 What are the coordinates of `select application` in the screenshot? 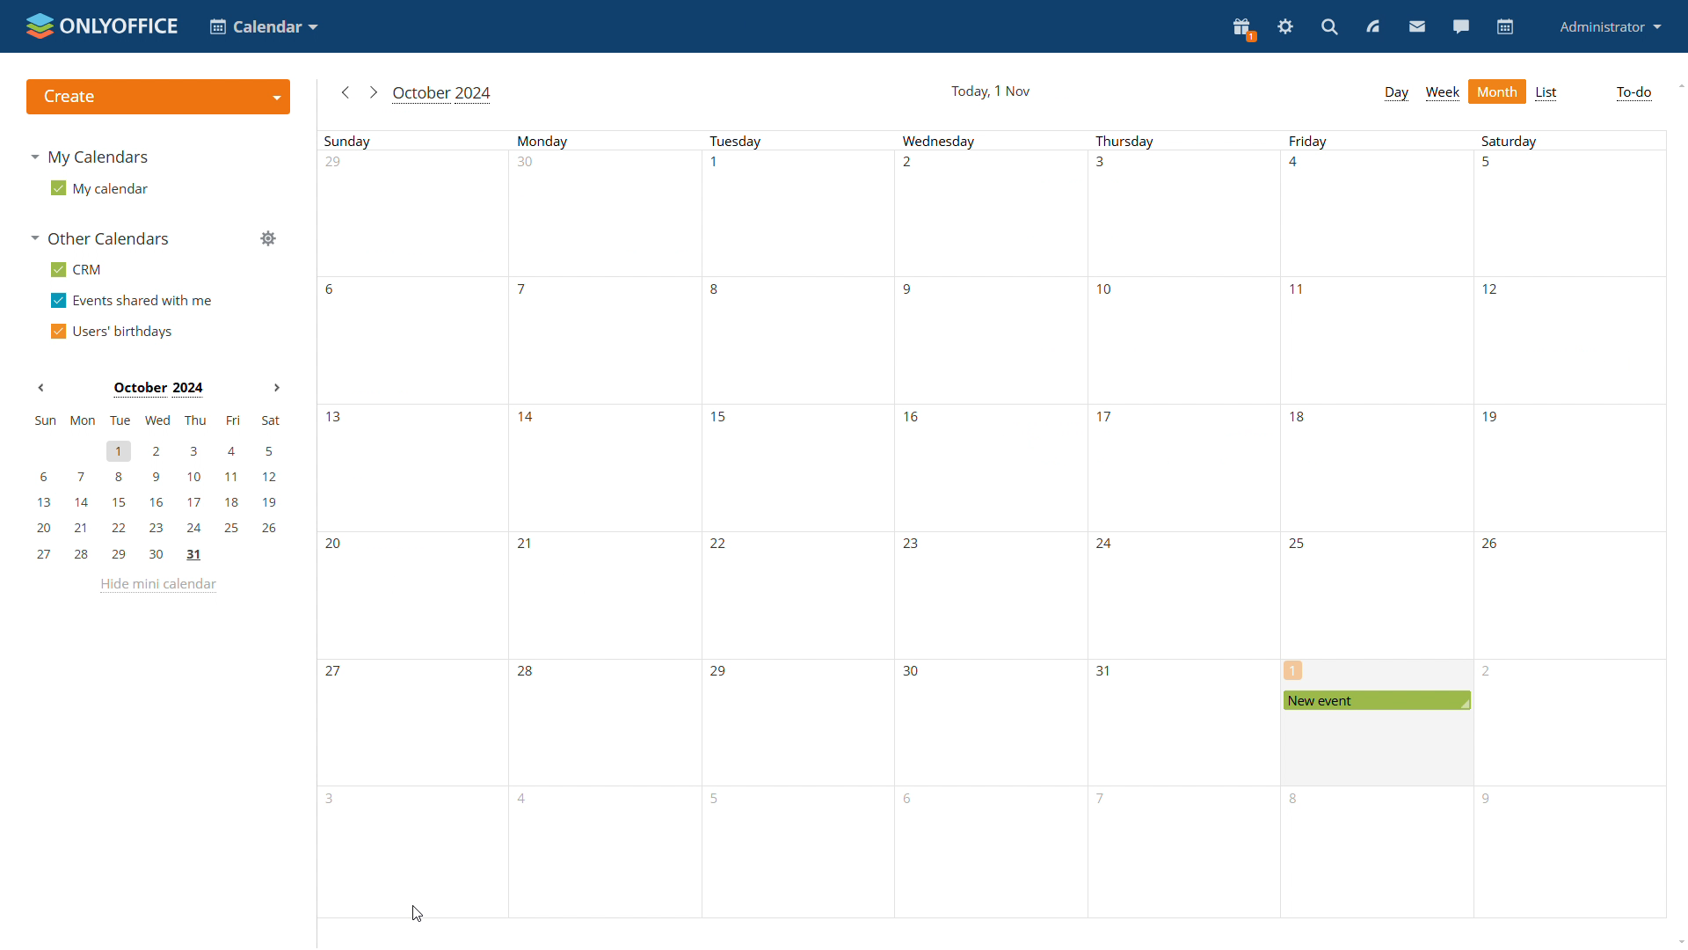 It's located at (266, 28).